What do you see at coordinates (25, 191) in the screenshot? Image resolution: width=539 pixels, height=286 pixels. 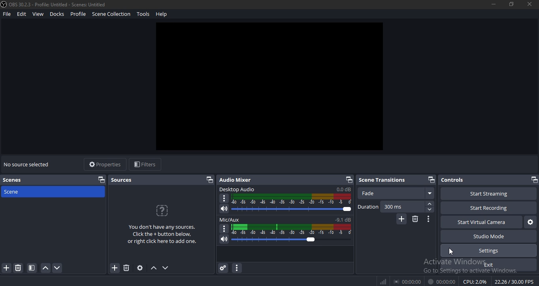 I see `scene` at bounding box center [25, 191].